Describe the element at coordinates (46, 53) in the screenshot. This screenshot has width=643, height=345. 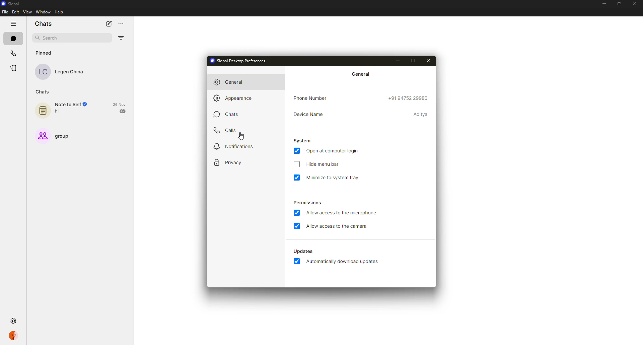
I see `pinned` at that location.